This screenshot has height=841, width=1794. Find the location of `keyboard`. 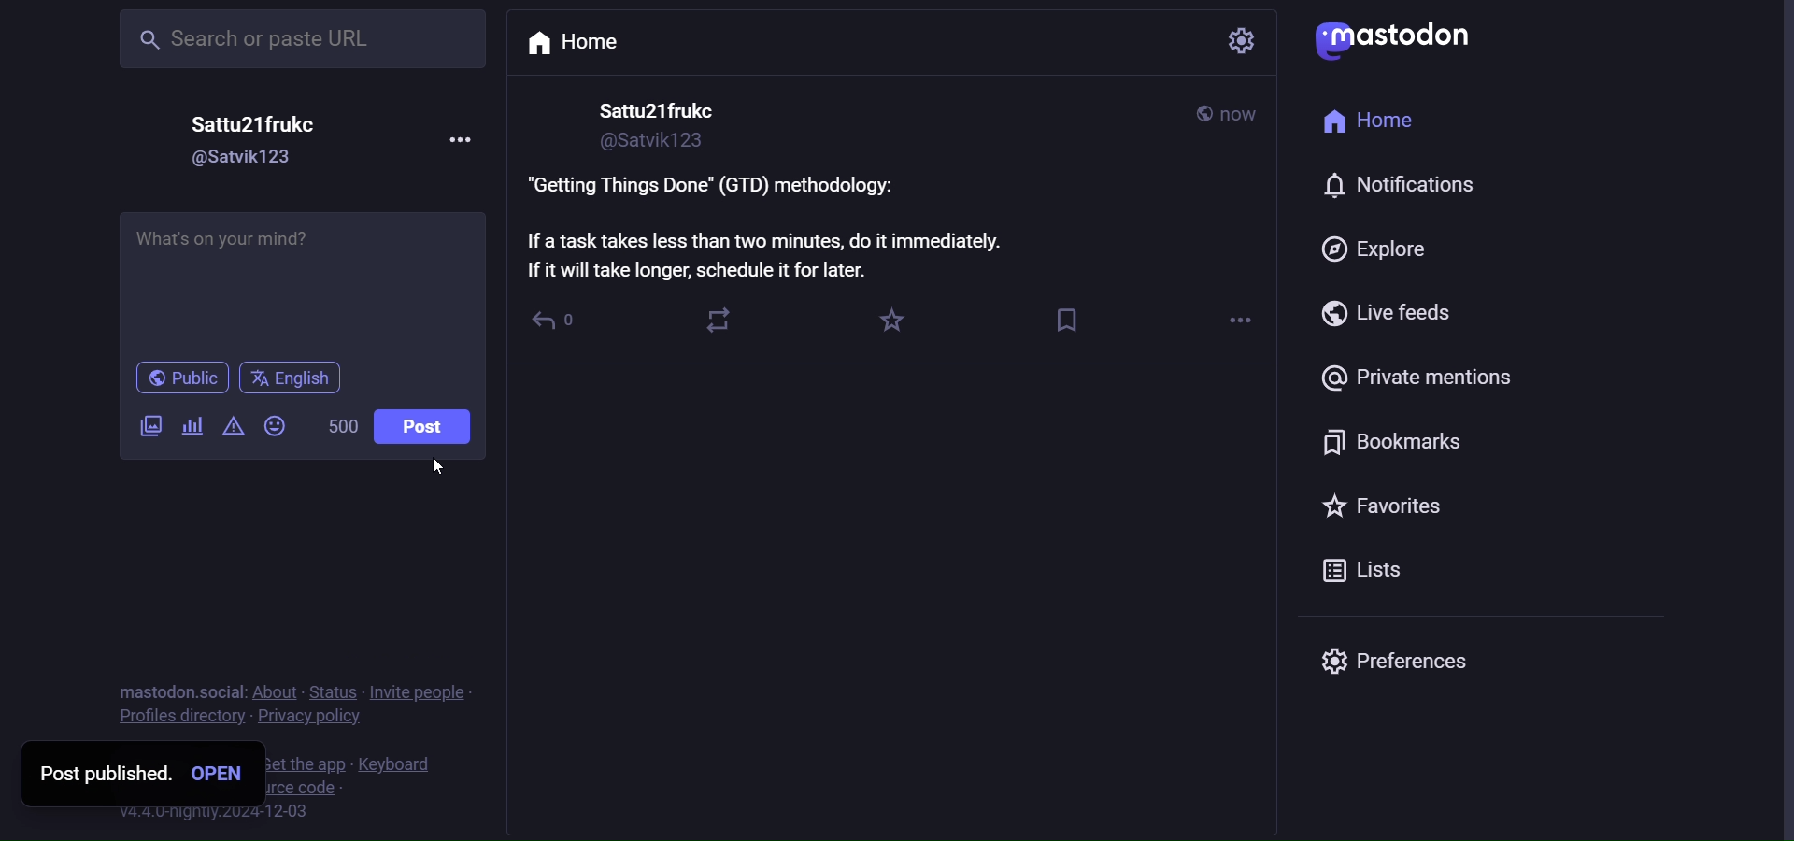

keyboard is located at coordinates (399, 764).